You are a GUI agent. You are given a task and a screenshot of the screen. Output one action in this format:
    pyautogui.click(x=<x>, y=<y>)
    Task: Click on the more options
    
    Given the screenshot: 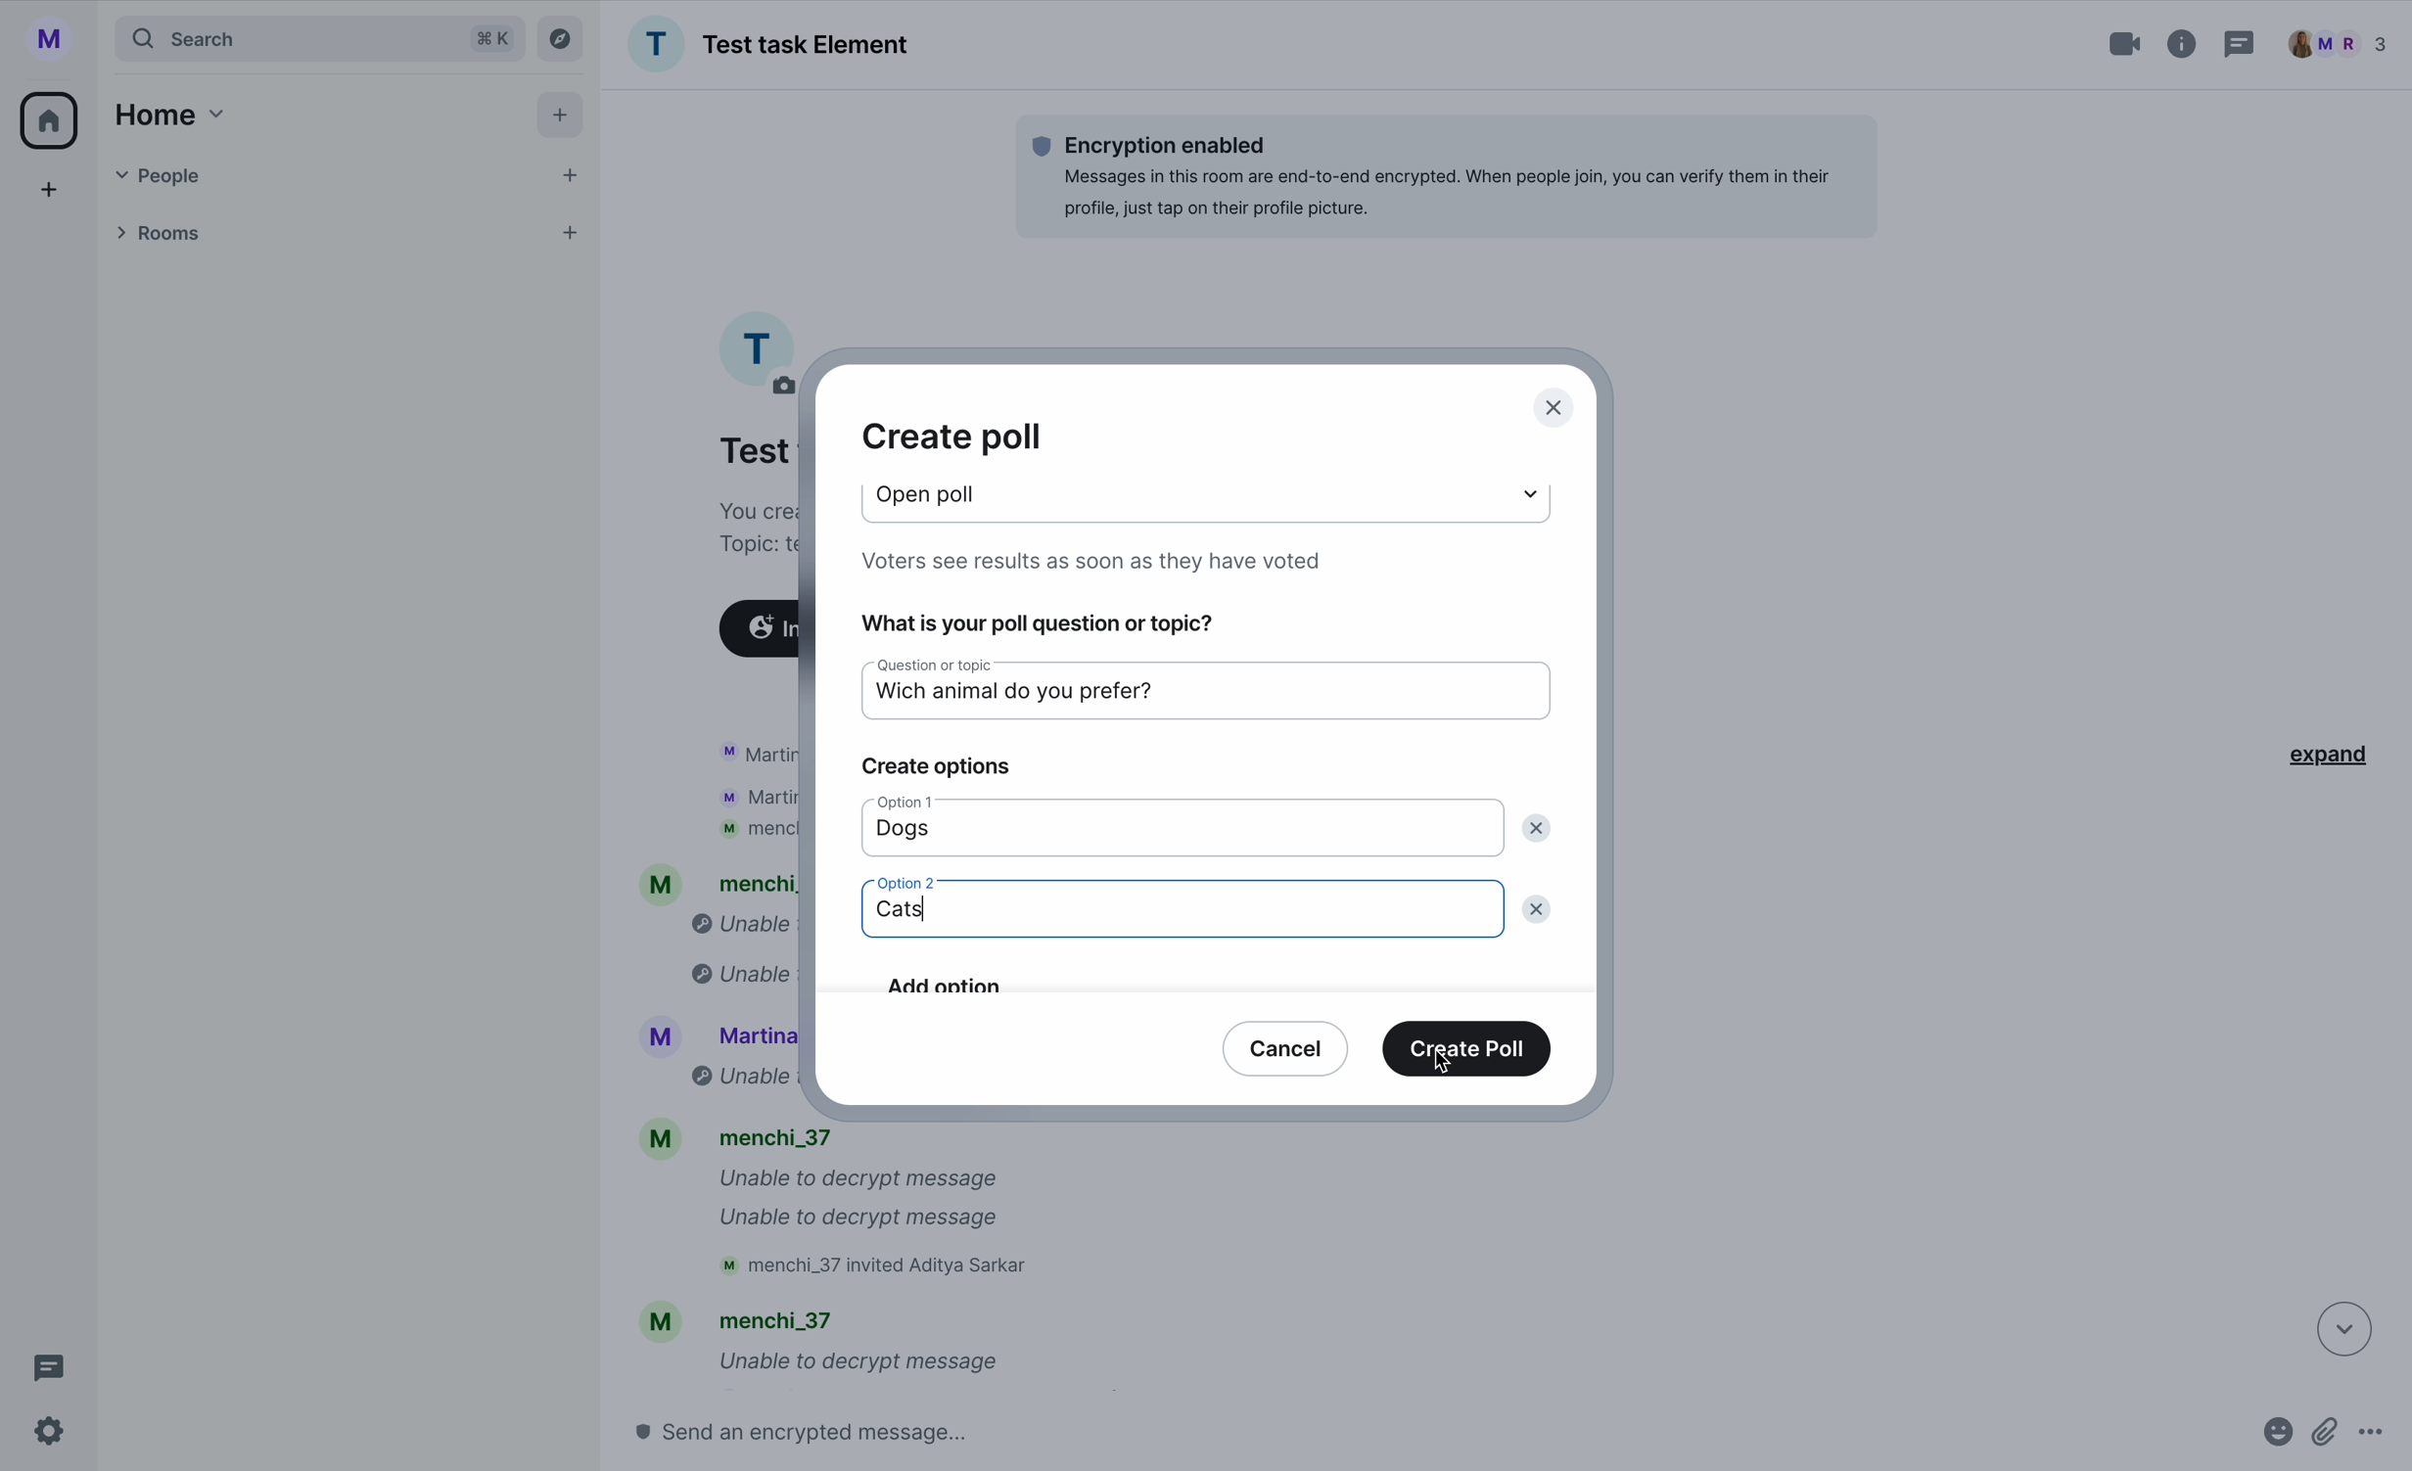 What is the action you would take?
    pyautogui.click(x=2381, y=1440)
    